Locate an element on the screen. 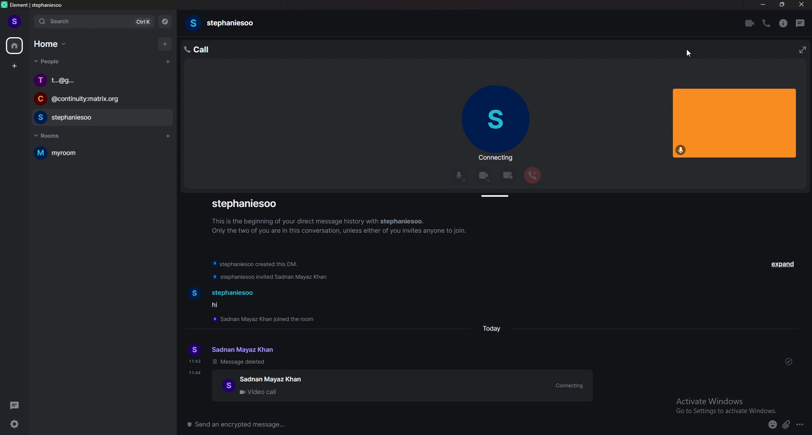 The height and width of the screenshot is (435, 812). expand is located at coordinates (801, 49).